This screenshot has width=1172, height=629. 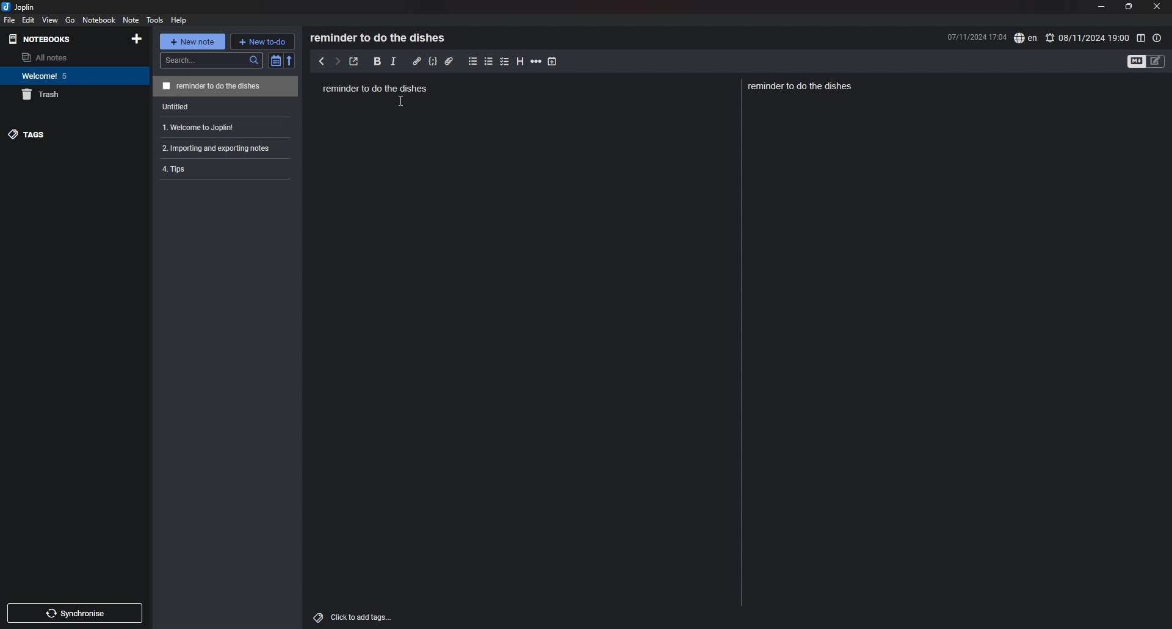 What do you see at coordinates (225, 148) in the screenshot?
I see `note` at bounding box center [225, 148].